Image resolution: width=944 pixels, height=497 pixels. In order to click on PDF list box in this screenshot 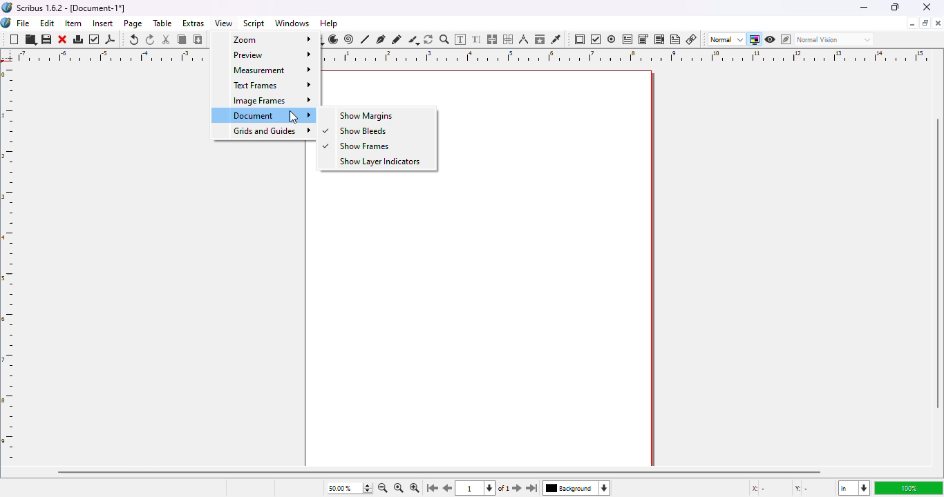, I will do `click(659, 39)`.